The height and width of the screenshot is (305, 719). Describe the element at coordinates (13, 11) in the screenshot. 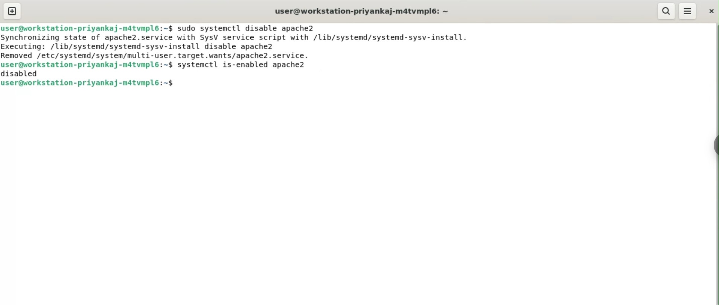

I see `new tab` at that location.